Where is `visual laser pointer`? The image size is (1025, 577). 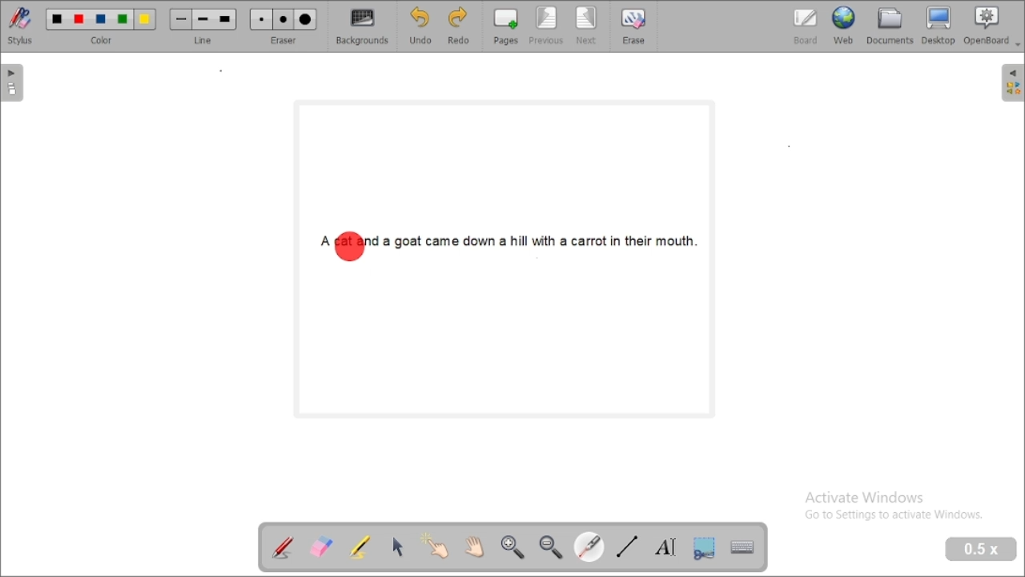 visual laser pointer is located at coordinates (589, 546).